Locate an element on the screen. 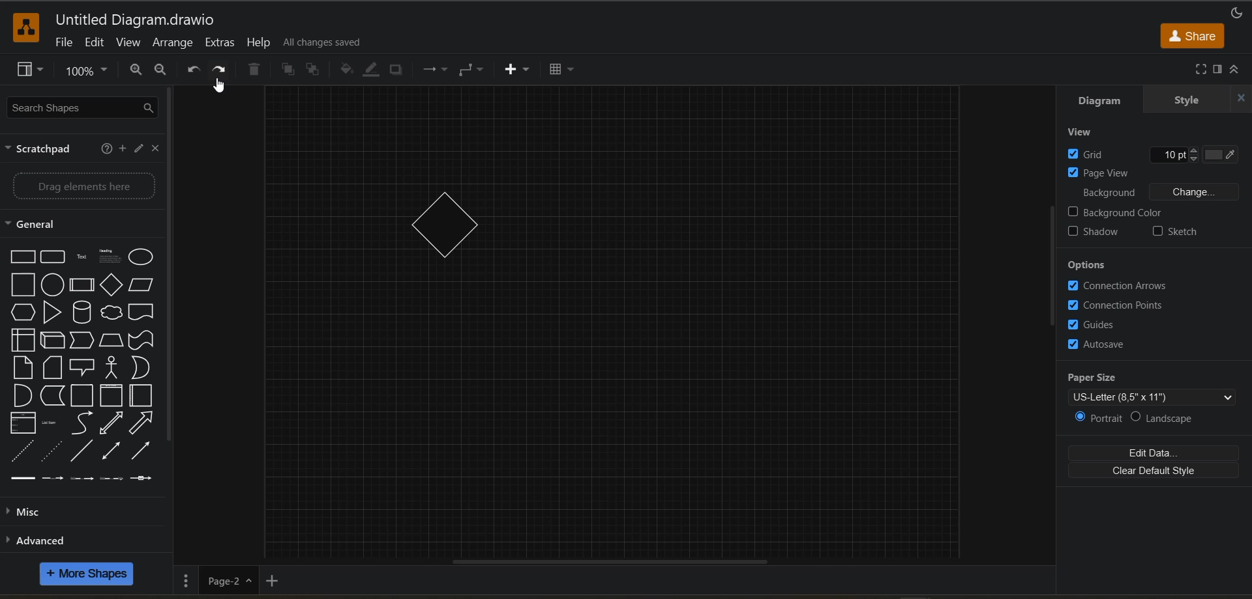 This screenshot has height=599, width=1252. data storage is located at coordinates (52, 395).